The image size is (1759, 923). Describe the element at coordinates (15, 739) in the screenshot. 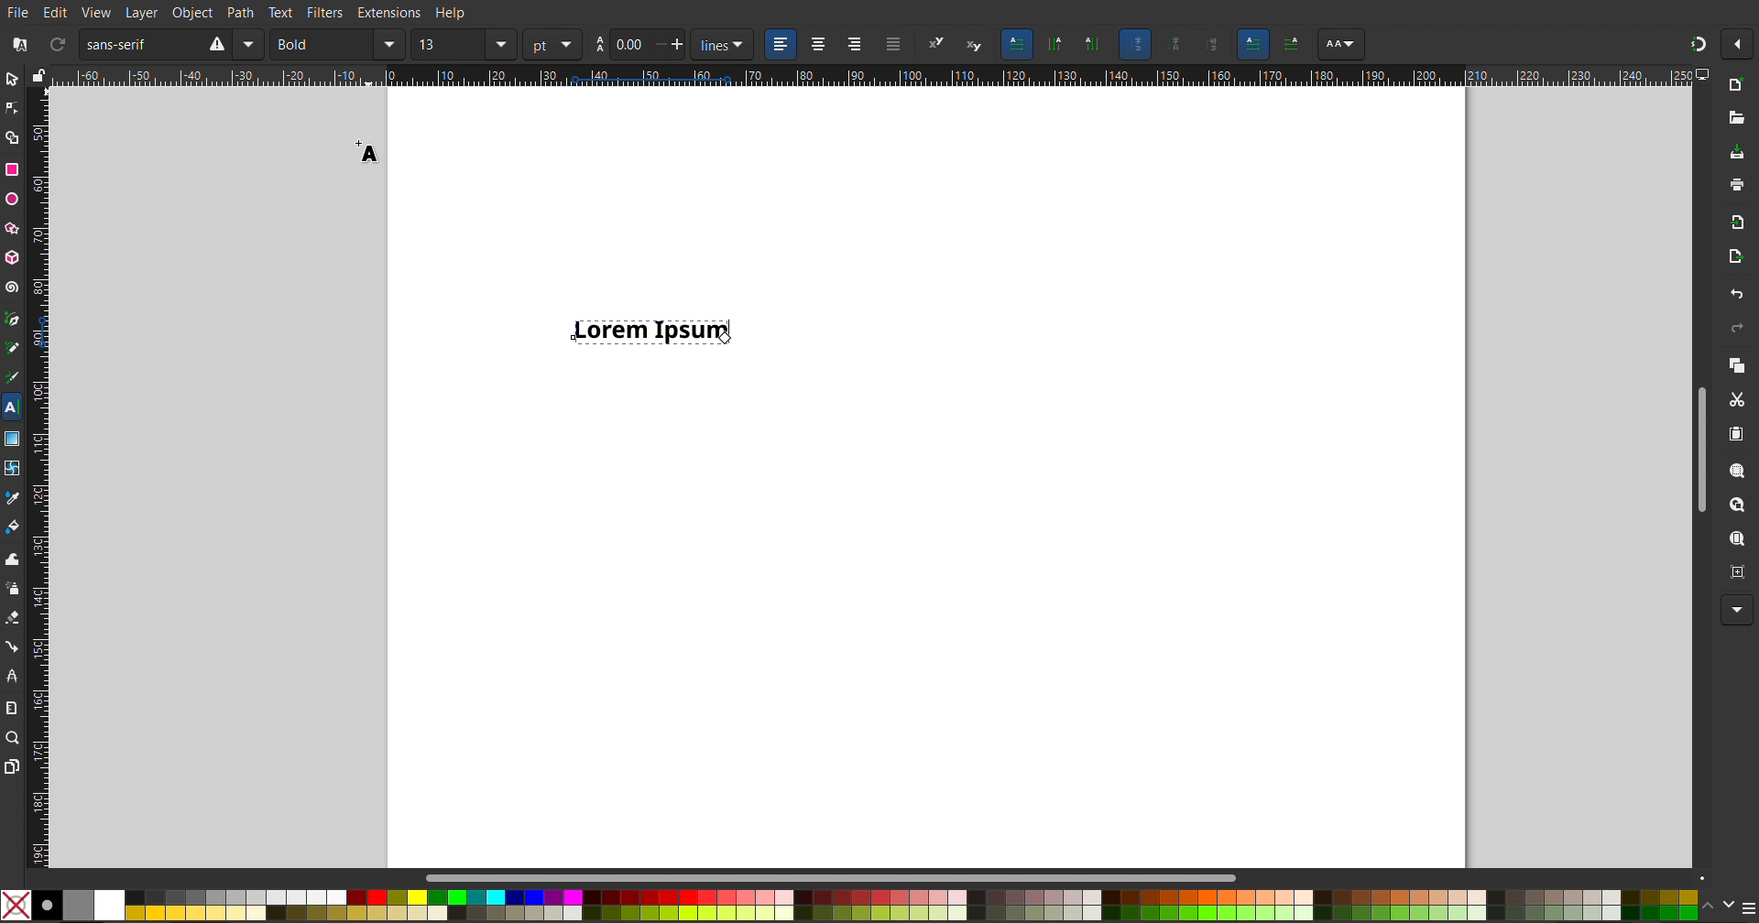

I see `Zoom Tool` at that location.